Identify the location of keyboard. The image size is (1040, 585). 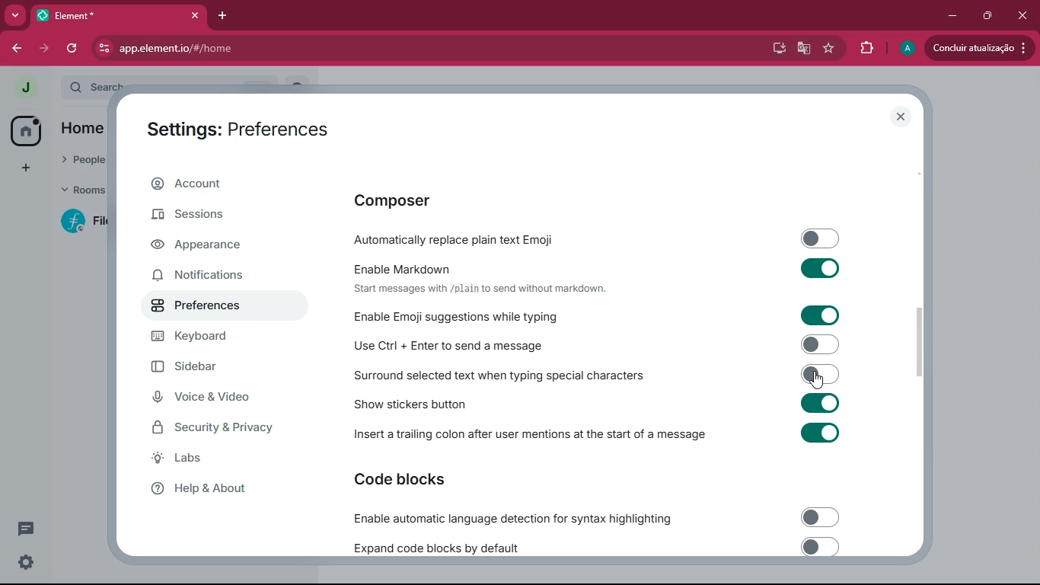
(206, 337).